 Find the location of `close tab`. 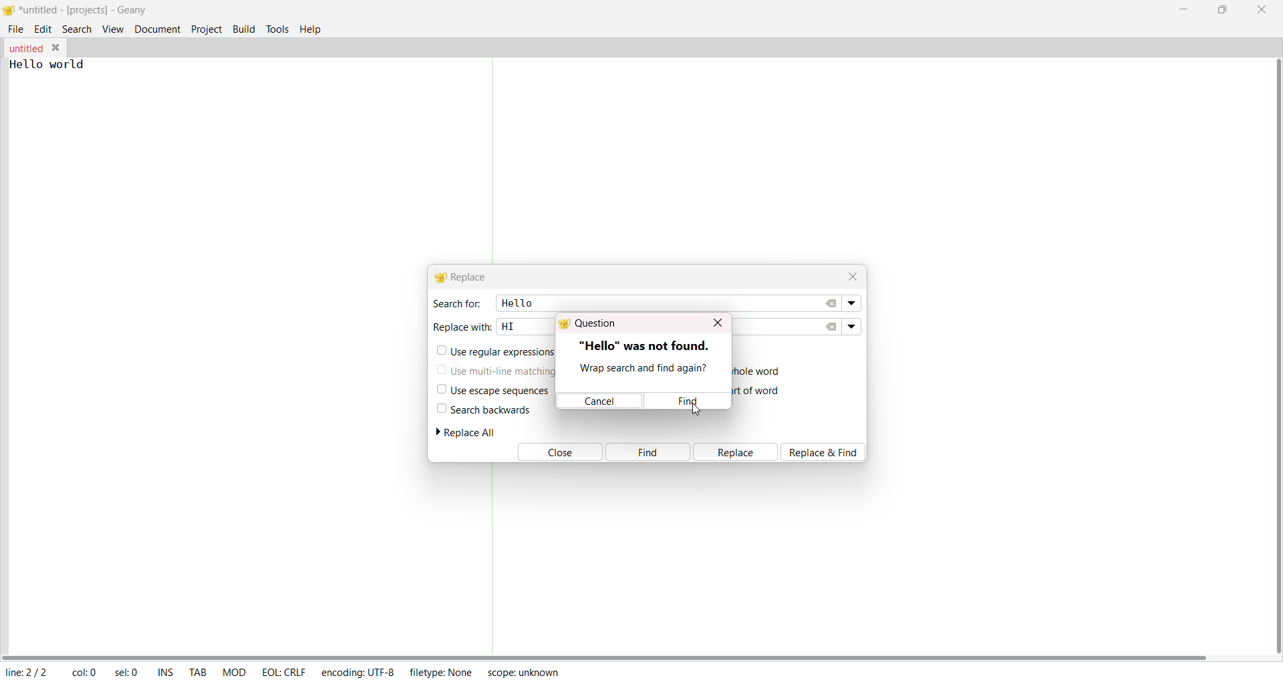

close tab is located at coordinates (58, 47).